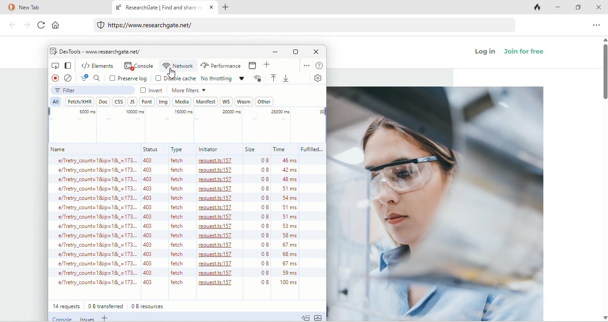 The image size is (608, 322). What do you see at coordinates (170, 74) in the screenshot?
I see `cursor` at bounding box center [170, 74].